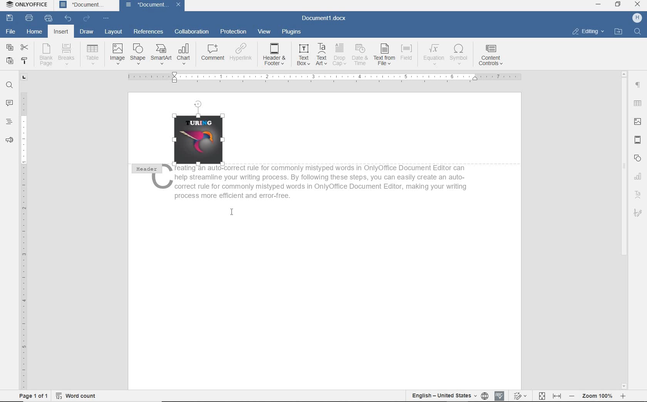  I want to click on SAVE, so click(11, 18).